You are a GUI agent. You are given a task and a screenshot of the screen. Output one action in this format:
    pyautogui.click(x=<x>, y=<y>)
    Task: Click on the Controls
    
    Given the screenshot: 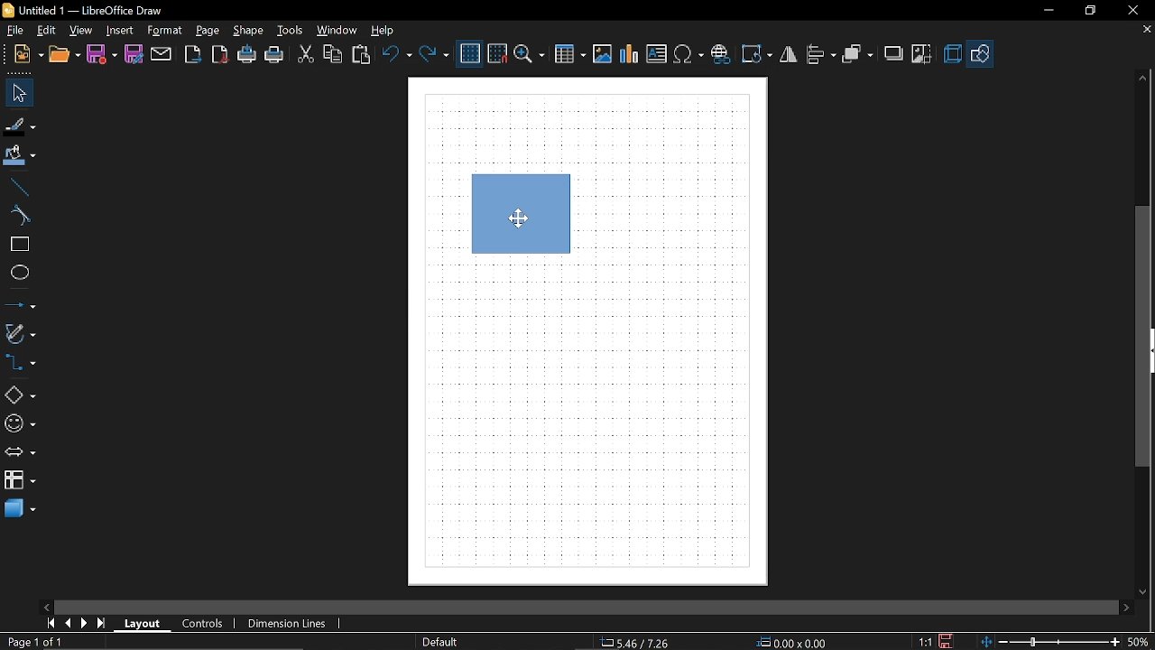 What is the action you would take?
    pyautogui.click(x=204, y=624)
    